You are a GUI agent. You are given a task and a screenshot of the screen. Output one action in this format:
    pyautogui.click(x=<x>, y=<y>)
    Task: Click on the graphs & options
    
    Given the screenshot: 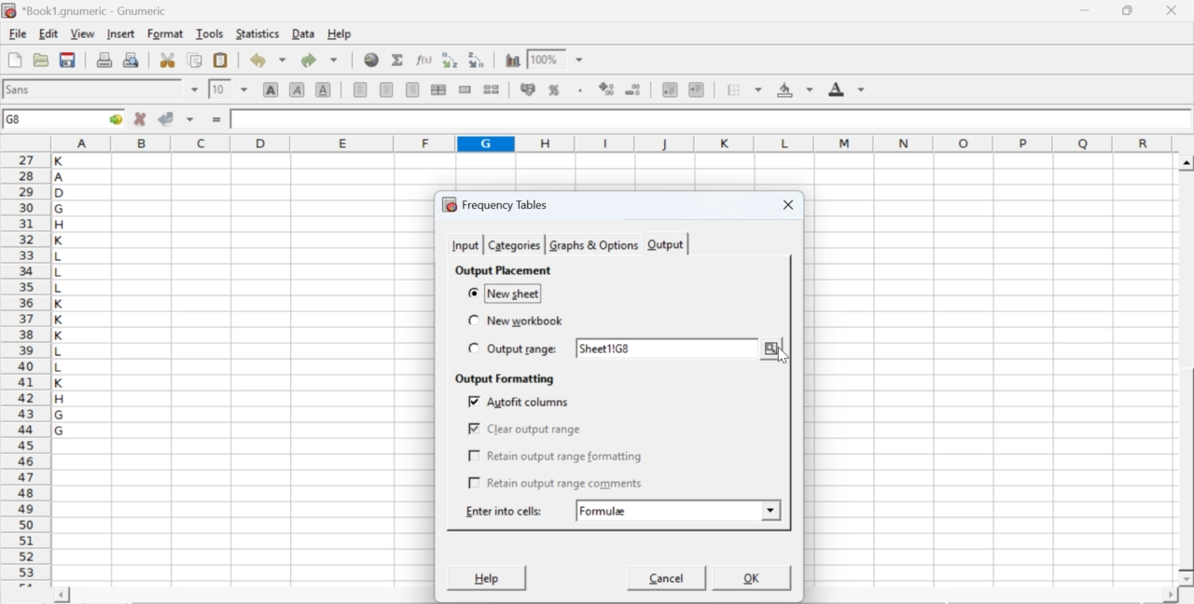 What is the action you would take?
    pyautogui.click(x=592, y=245)
    